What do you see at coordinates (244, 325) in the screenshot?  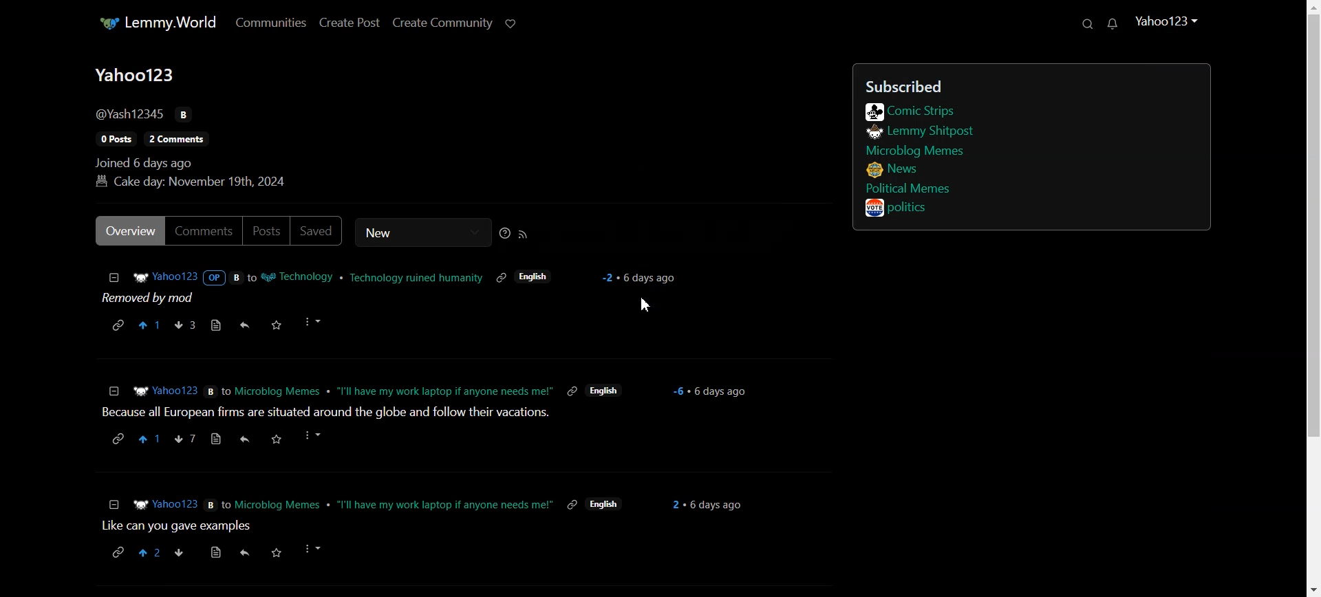 I see `Reply` at bounding box center [244, 325].